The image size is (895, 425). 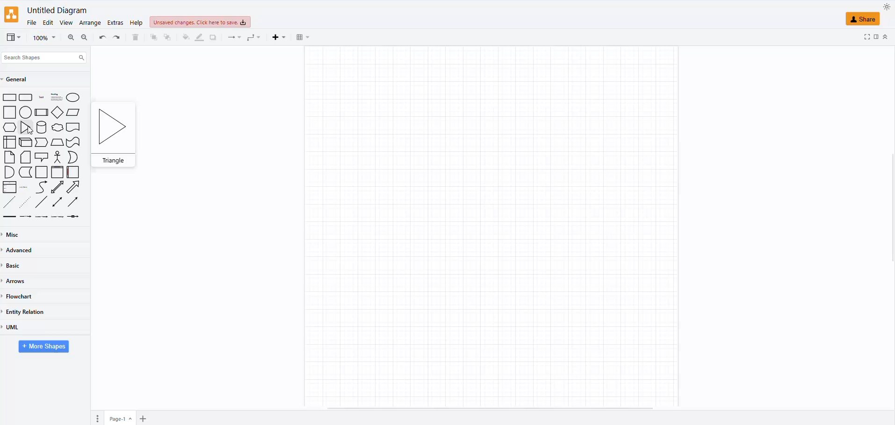 I want to click on zoom out, so click(x=70, y=36).